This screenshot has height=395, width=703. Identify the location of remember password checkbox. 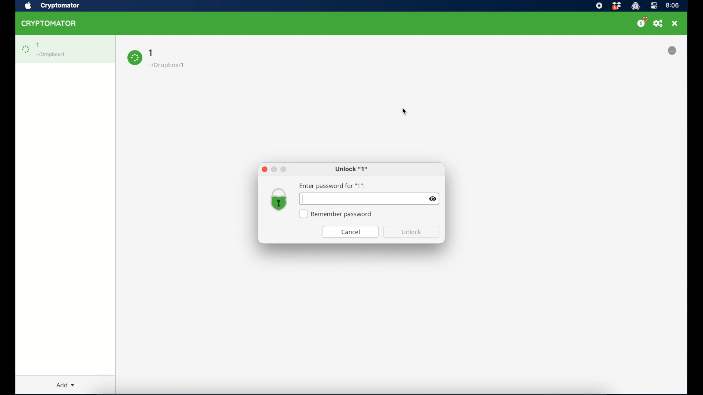
(336, 214).